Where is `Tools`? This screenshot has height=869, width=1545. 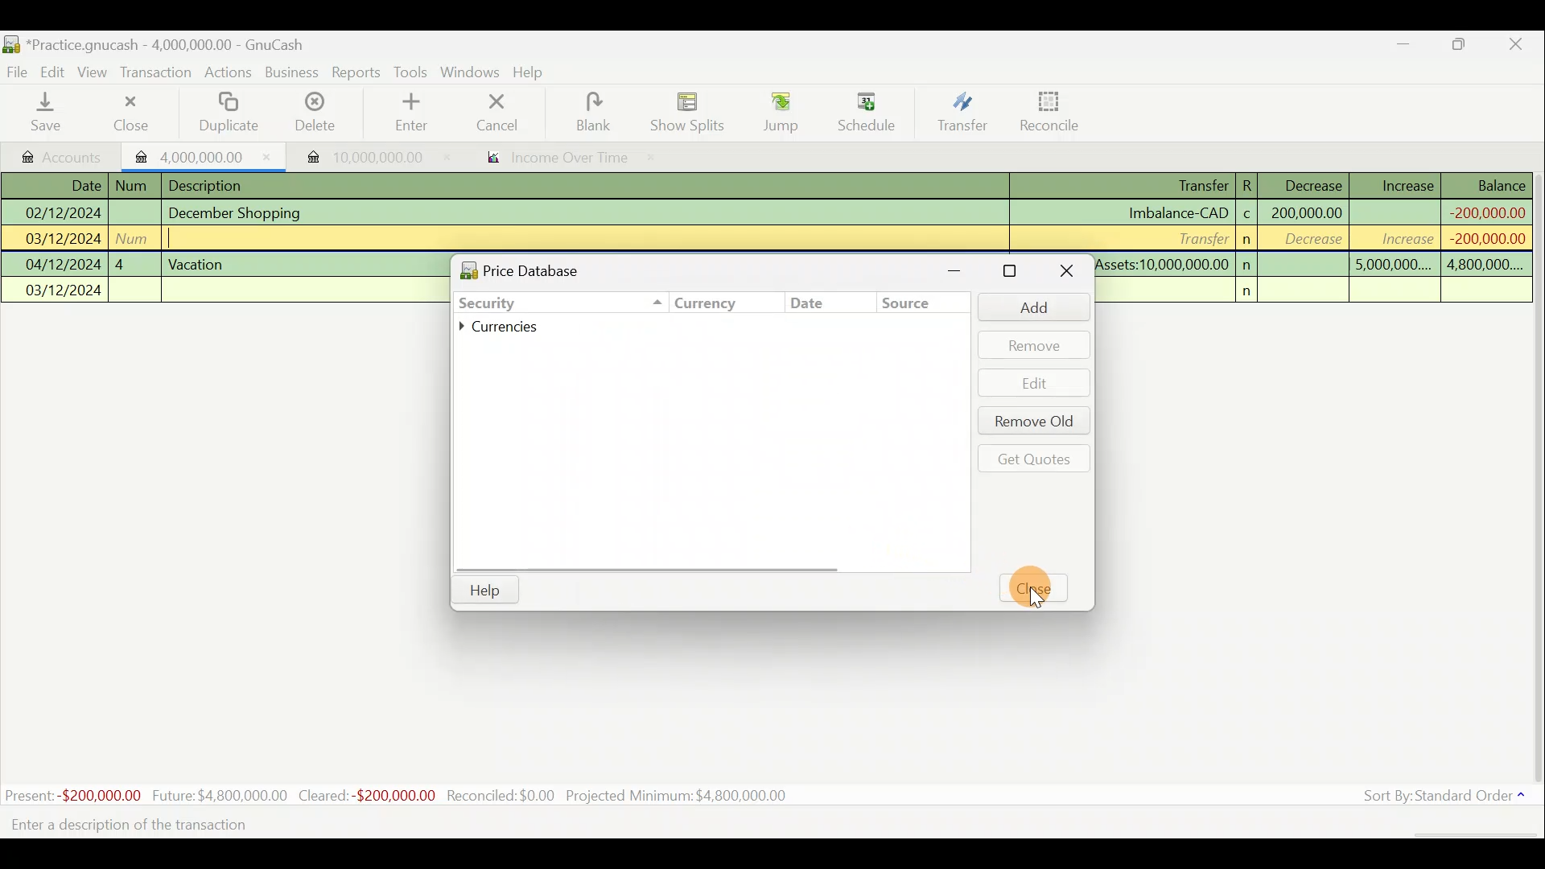 Tools is located at coordinates (412, 71).